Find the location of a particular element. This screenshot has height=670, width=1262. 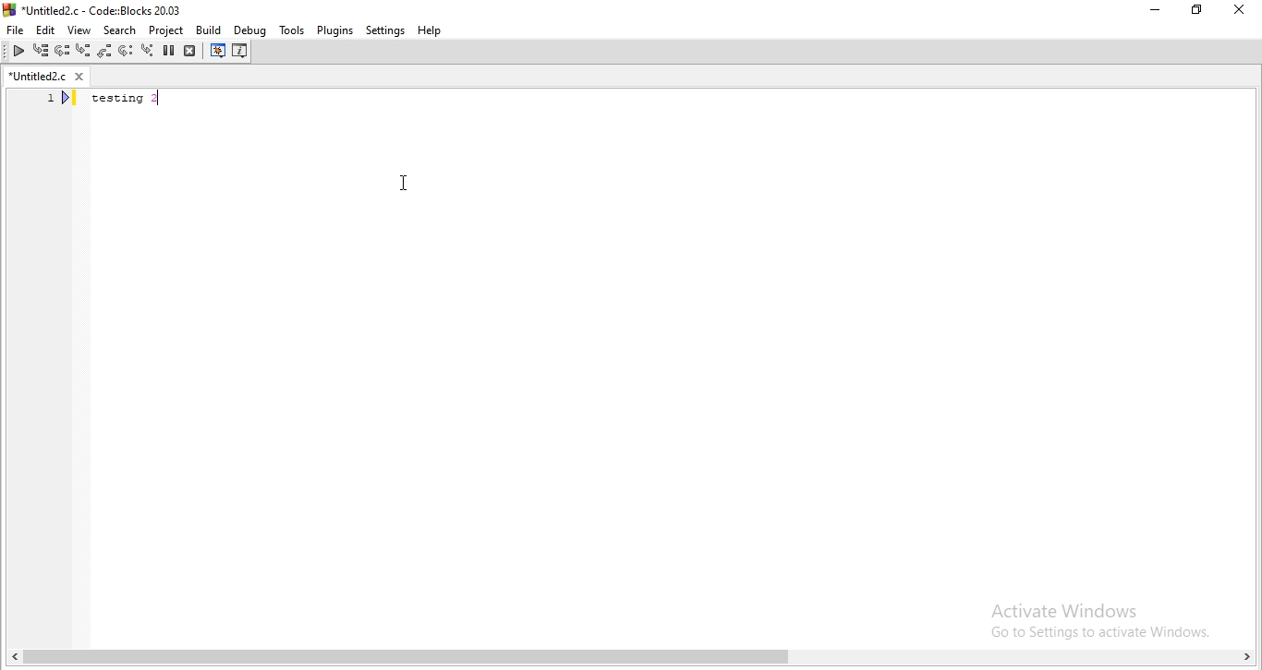

View  is located at coordinates (75, 31).